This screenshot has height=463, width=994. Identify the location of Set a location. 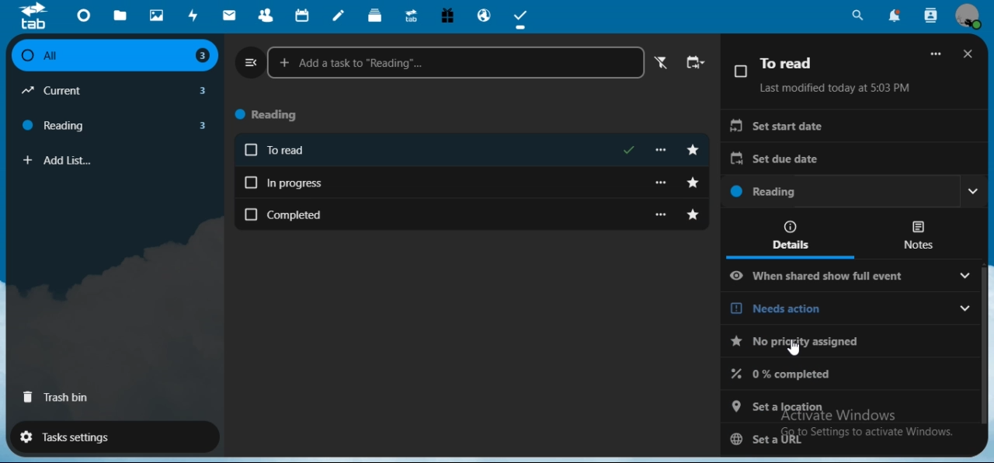
(849, 406).